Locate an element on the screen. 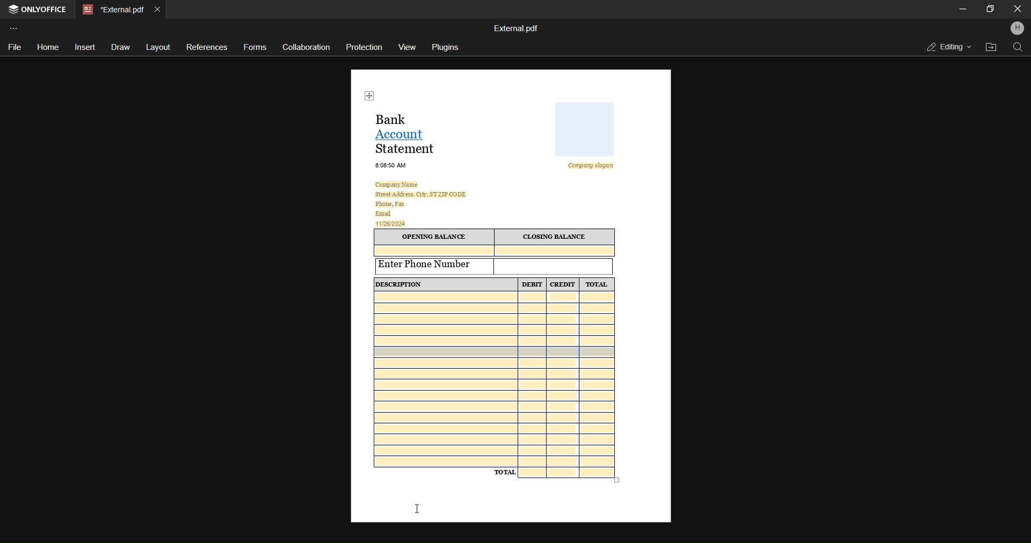 This screenshot has width=1031, height=543. I cursor is located at coordinates (418, 509).